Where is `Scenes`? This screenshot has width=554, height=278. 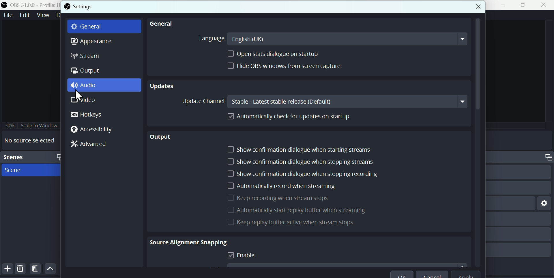 Scenes is located at coordinates (20, 157).